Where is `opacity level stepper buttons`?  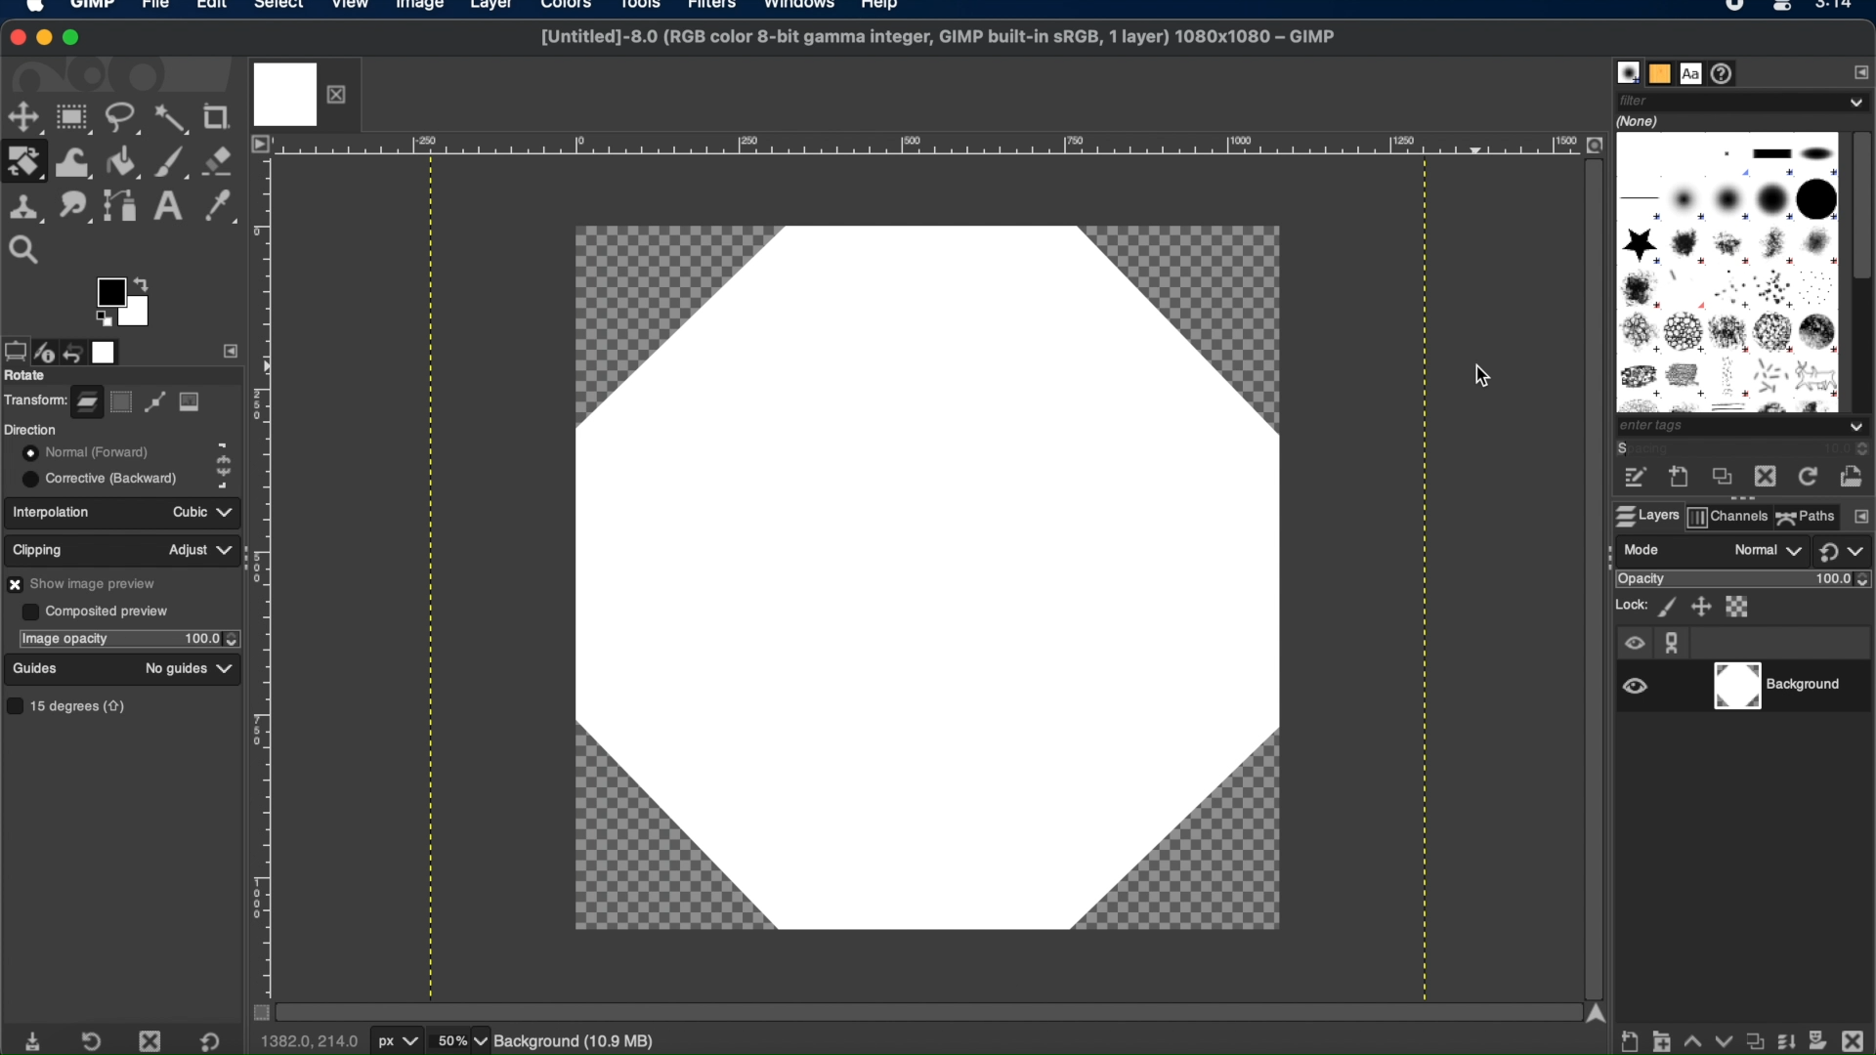 opacity level stepper buttons is located at coordinates (1845, 579).